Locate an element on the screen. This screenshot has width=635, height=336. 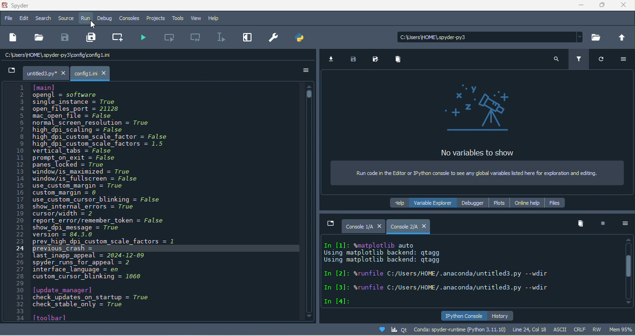
browse is located at coordinates (595, 37).